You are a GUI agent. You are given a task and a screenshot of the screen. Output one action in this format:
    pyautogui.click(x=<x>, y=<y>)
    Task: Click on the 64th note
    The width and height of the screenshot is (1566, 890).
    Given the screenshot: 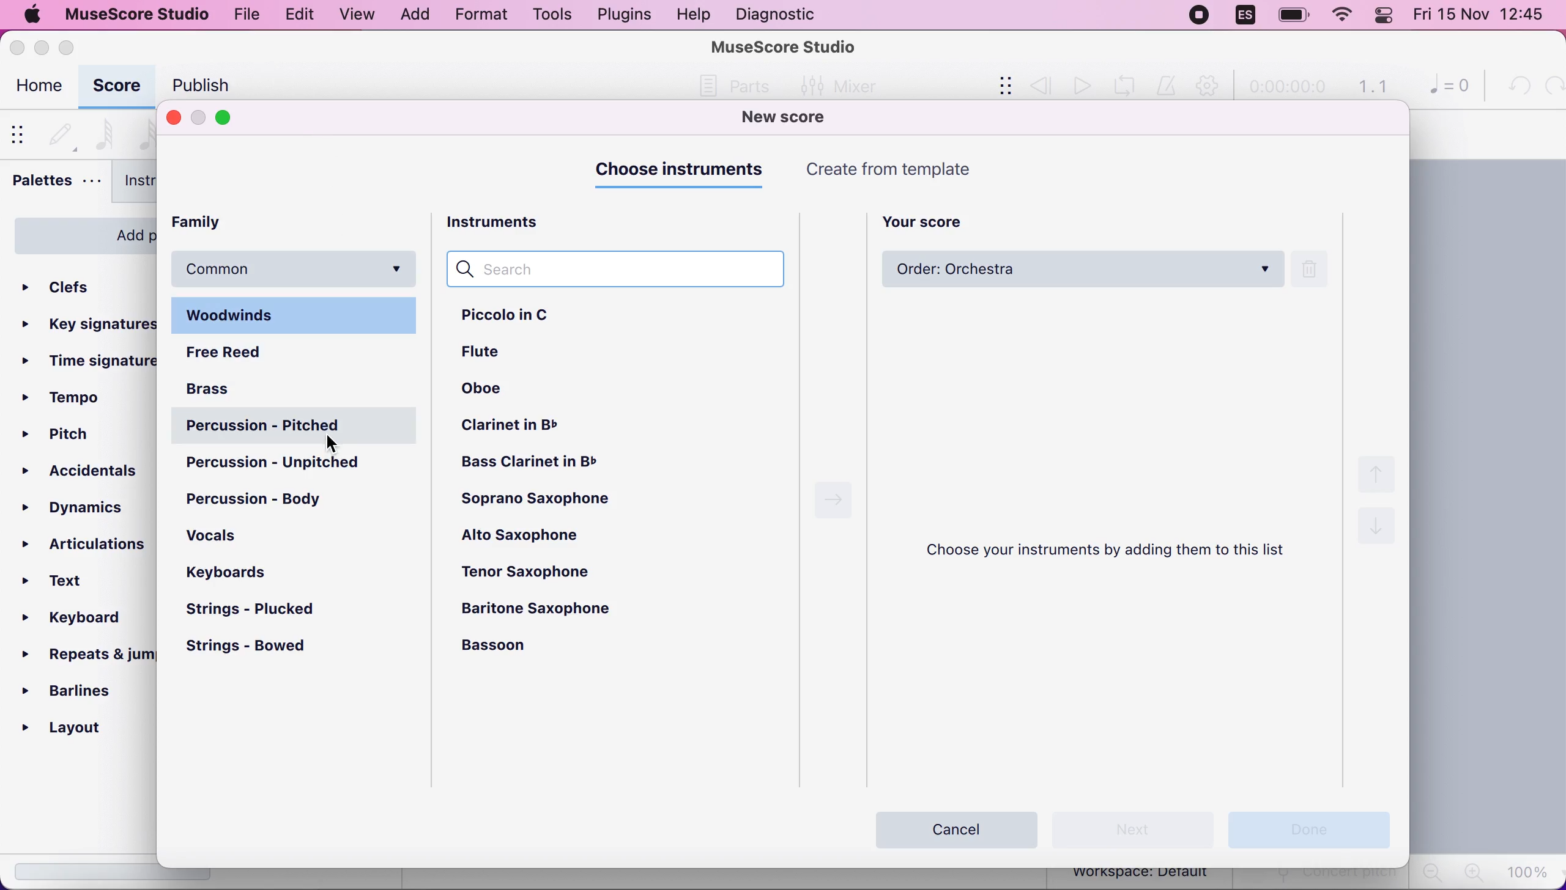 What is the action you would take?
    pyautogui.click(x=105, y=133)
    